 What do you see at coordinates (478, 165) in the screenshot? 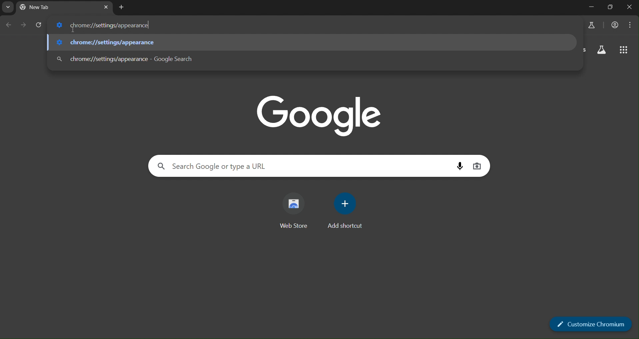
I see `image search` at bounding box center [478, 165].